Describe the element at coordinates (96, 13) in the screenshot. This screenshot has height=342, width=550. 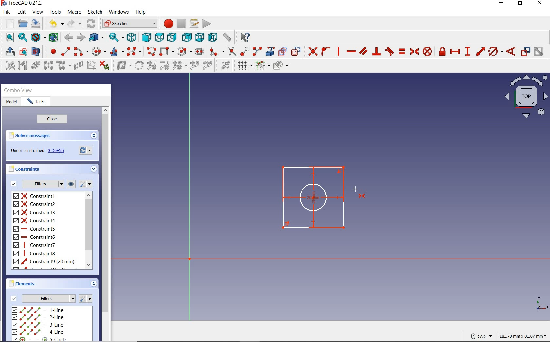
I see `sketch` at that location.